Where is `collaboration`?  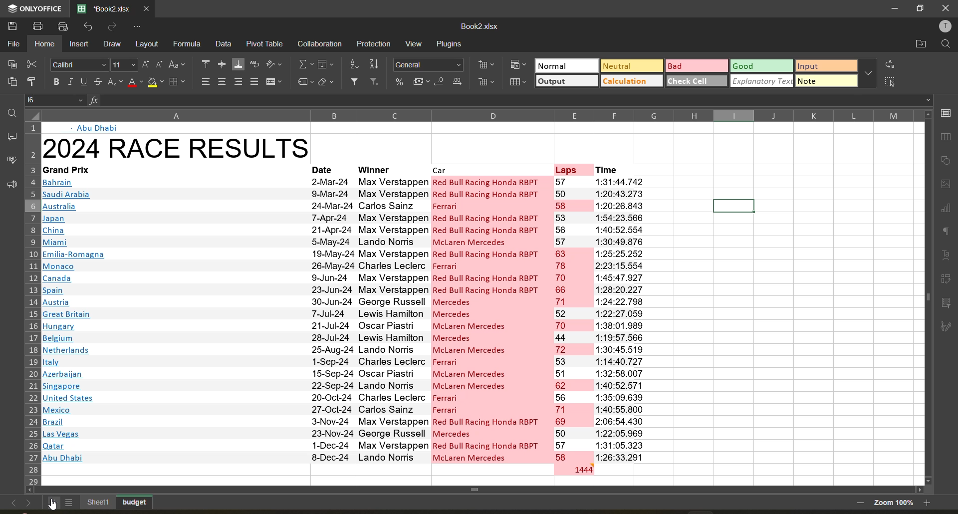
collaboration is located at coordinates (320, 43).